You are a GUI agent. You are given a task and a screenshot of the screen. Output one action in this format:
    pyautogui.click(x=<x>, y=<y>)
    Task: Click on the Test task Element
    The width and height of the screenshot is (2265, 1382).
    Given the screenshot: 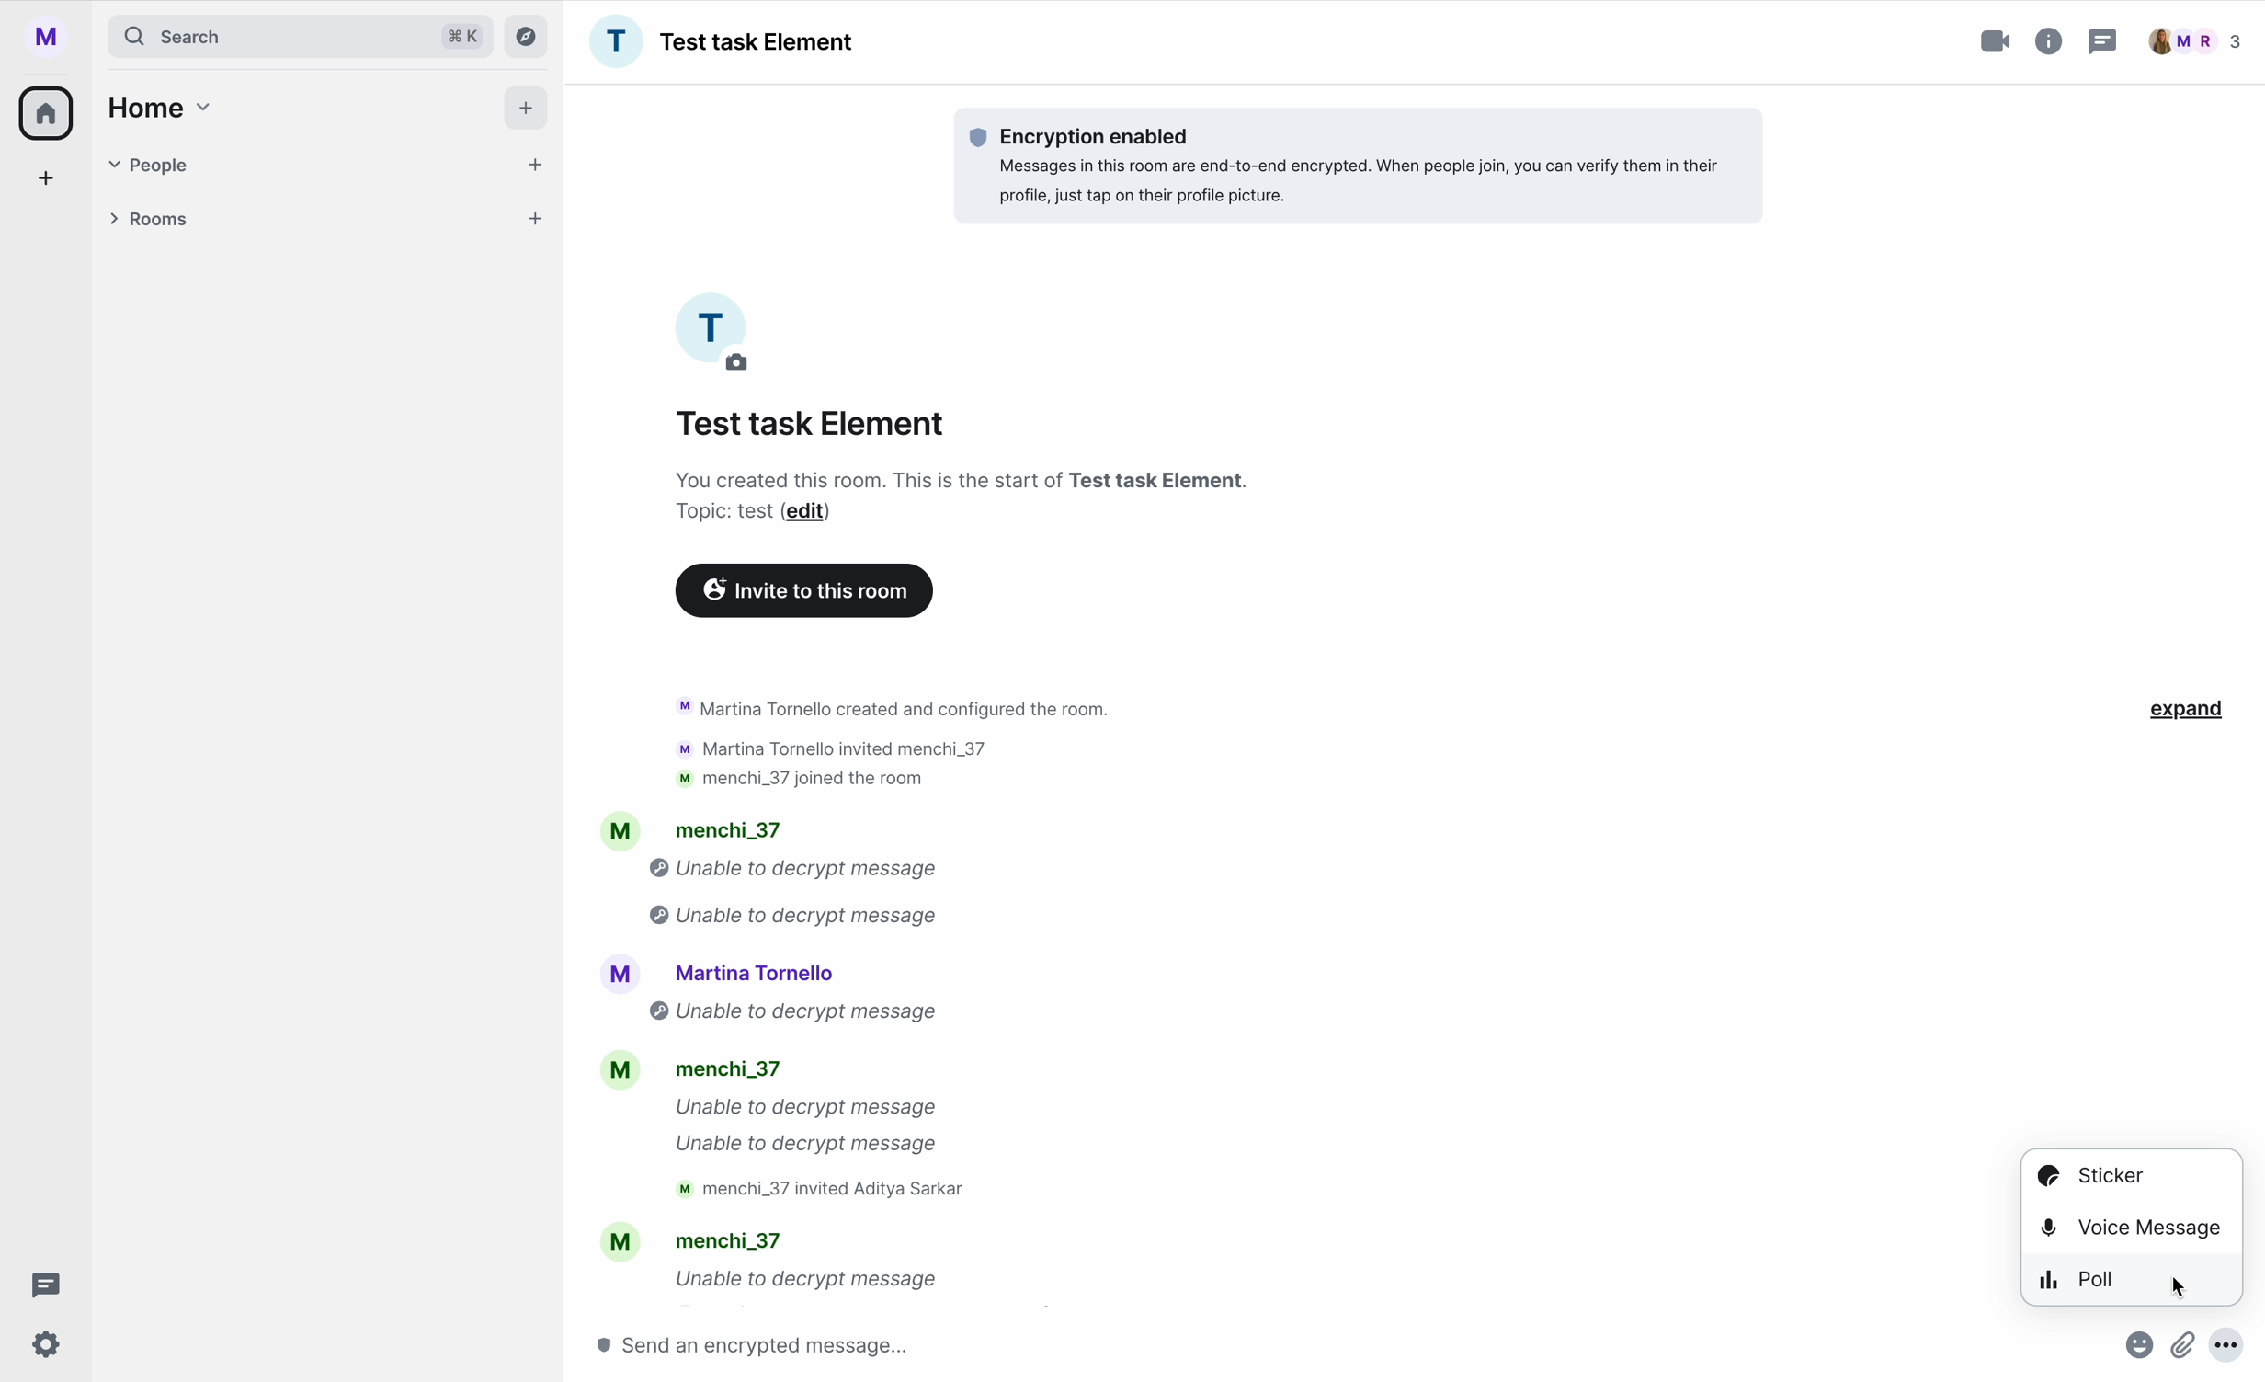 What is the action you would take?
    pyautogui.click(x=722, y=41)
    